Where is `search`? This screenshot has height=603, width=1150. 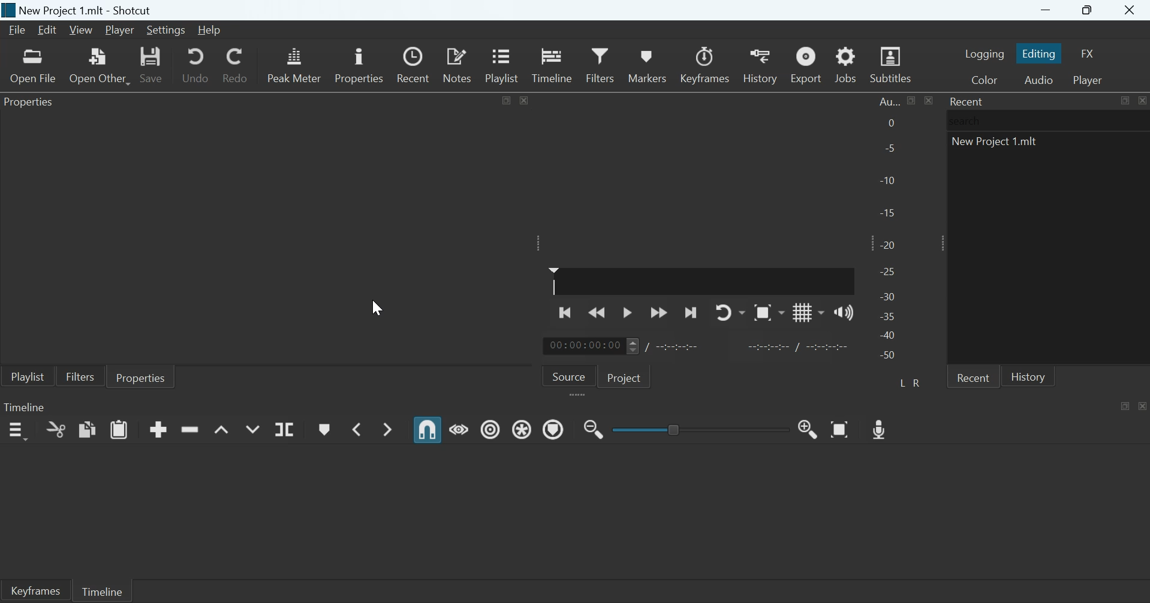
search is located at coordinates (968, 120).